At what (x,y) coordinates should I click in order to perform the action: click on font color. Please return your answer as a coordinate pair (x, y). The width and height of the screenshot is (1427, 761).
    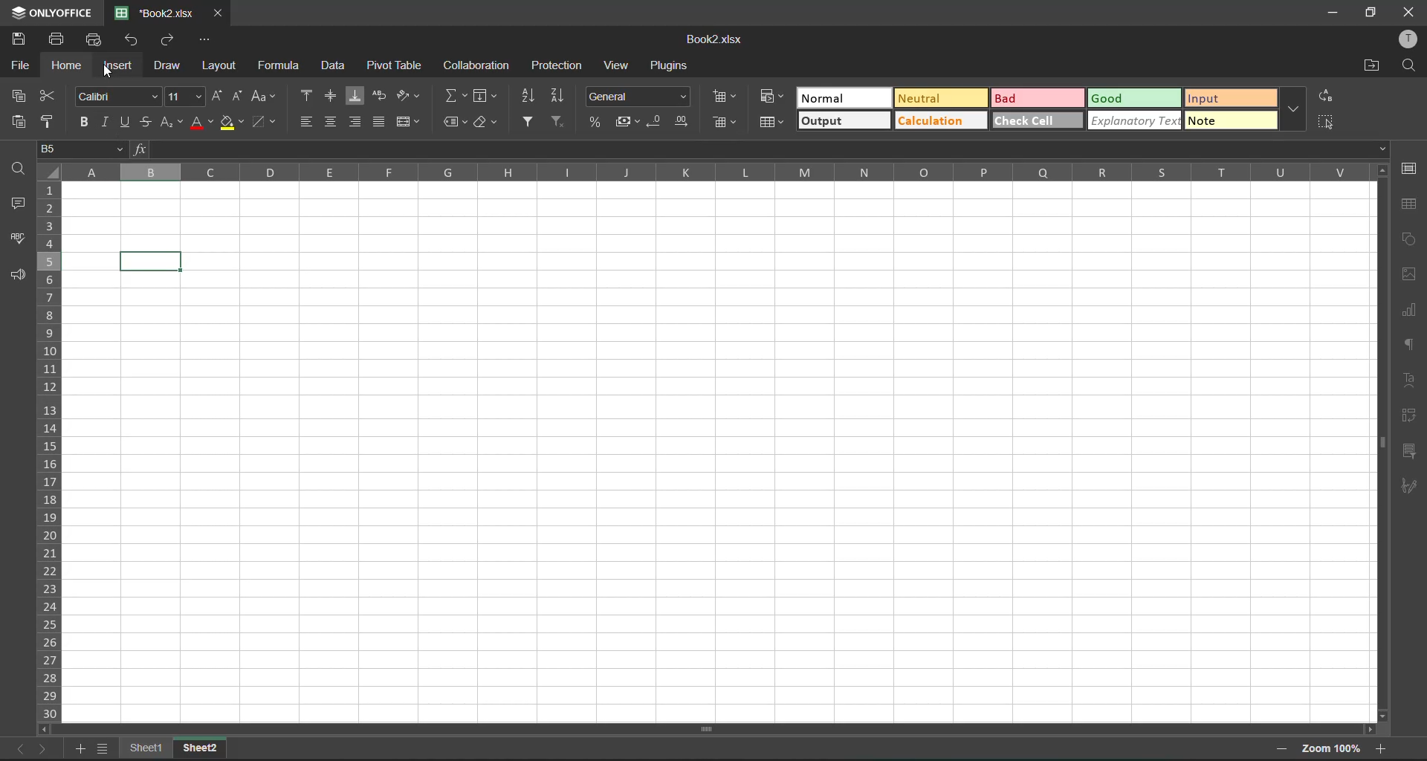
    Looking at the image, I should click on (200, 124).